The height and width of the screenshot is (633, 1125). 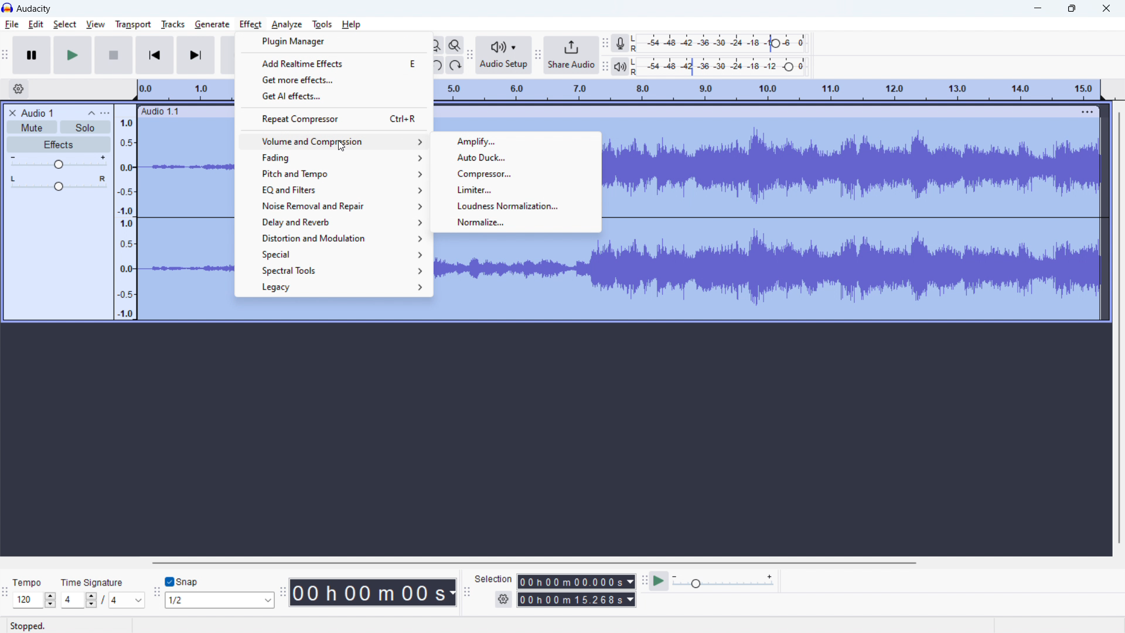 I want to click on plugin manager, so click(x=335, y=41).